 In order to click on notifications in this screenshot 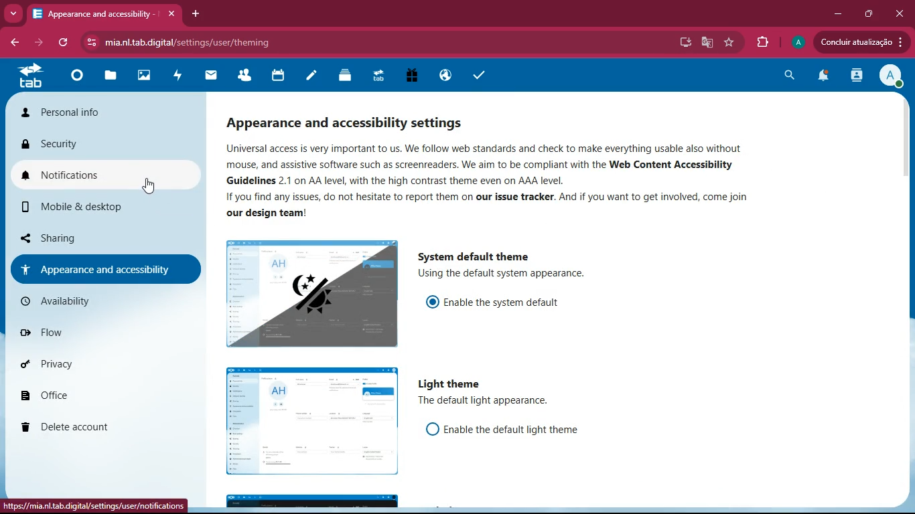, I will do `click(826, 77)`.